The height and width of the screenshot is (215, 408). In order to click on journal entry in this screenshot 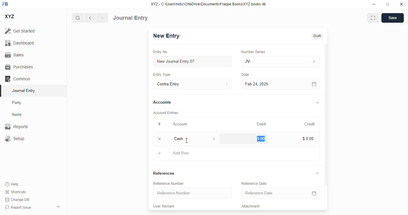, I will do `click(130, 18)`.